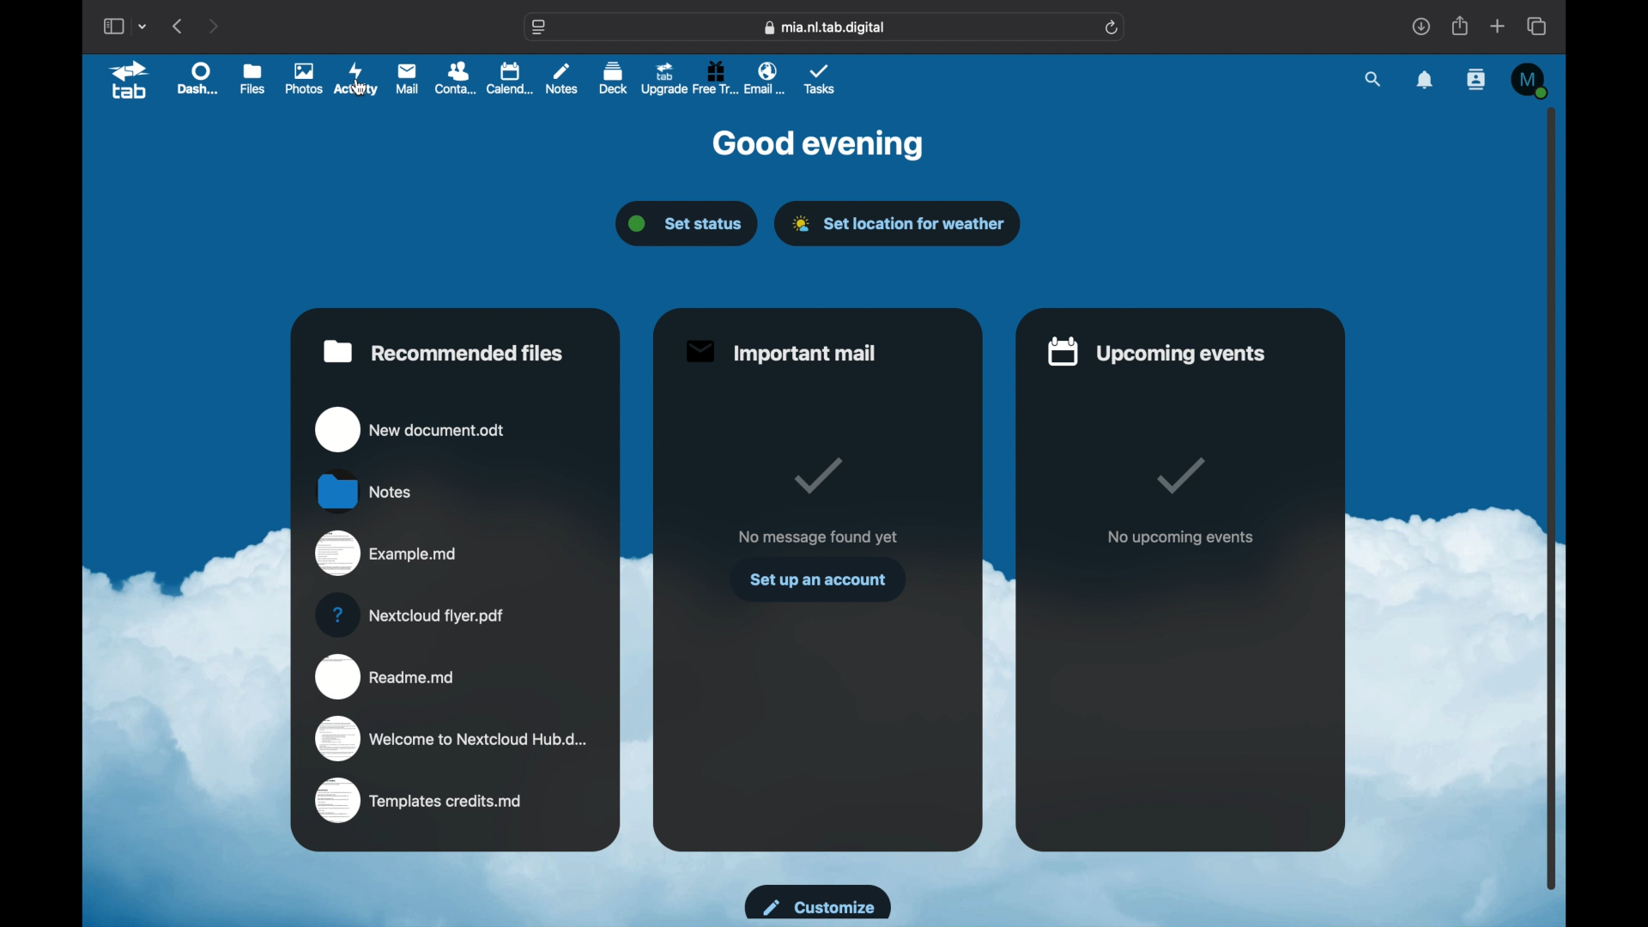  What do you see at coordinates (820, 580) in the screenshot?
I see `set upan account` at bounding box center [820, 580].